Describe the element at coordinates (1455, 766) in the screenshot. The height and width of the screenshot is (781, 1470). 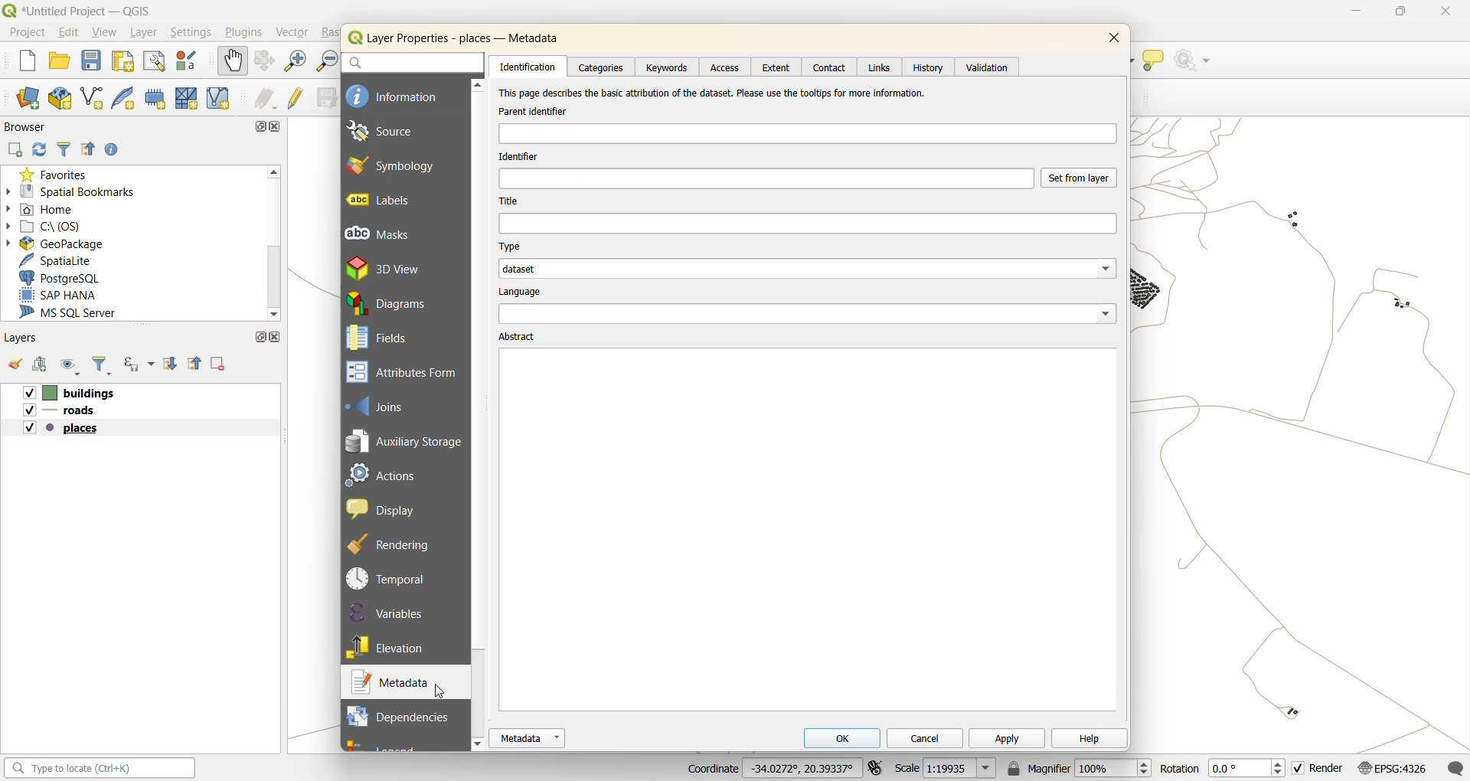
I see `log messages` at that location.